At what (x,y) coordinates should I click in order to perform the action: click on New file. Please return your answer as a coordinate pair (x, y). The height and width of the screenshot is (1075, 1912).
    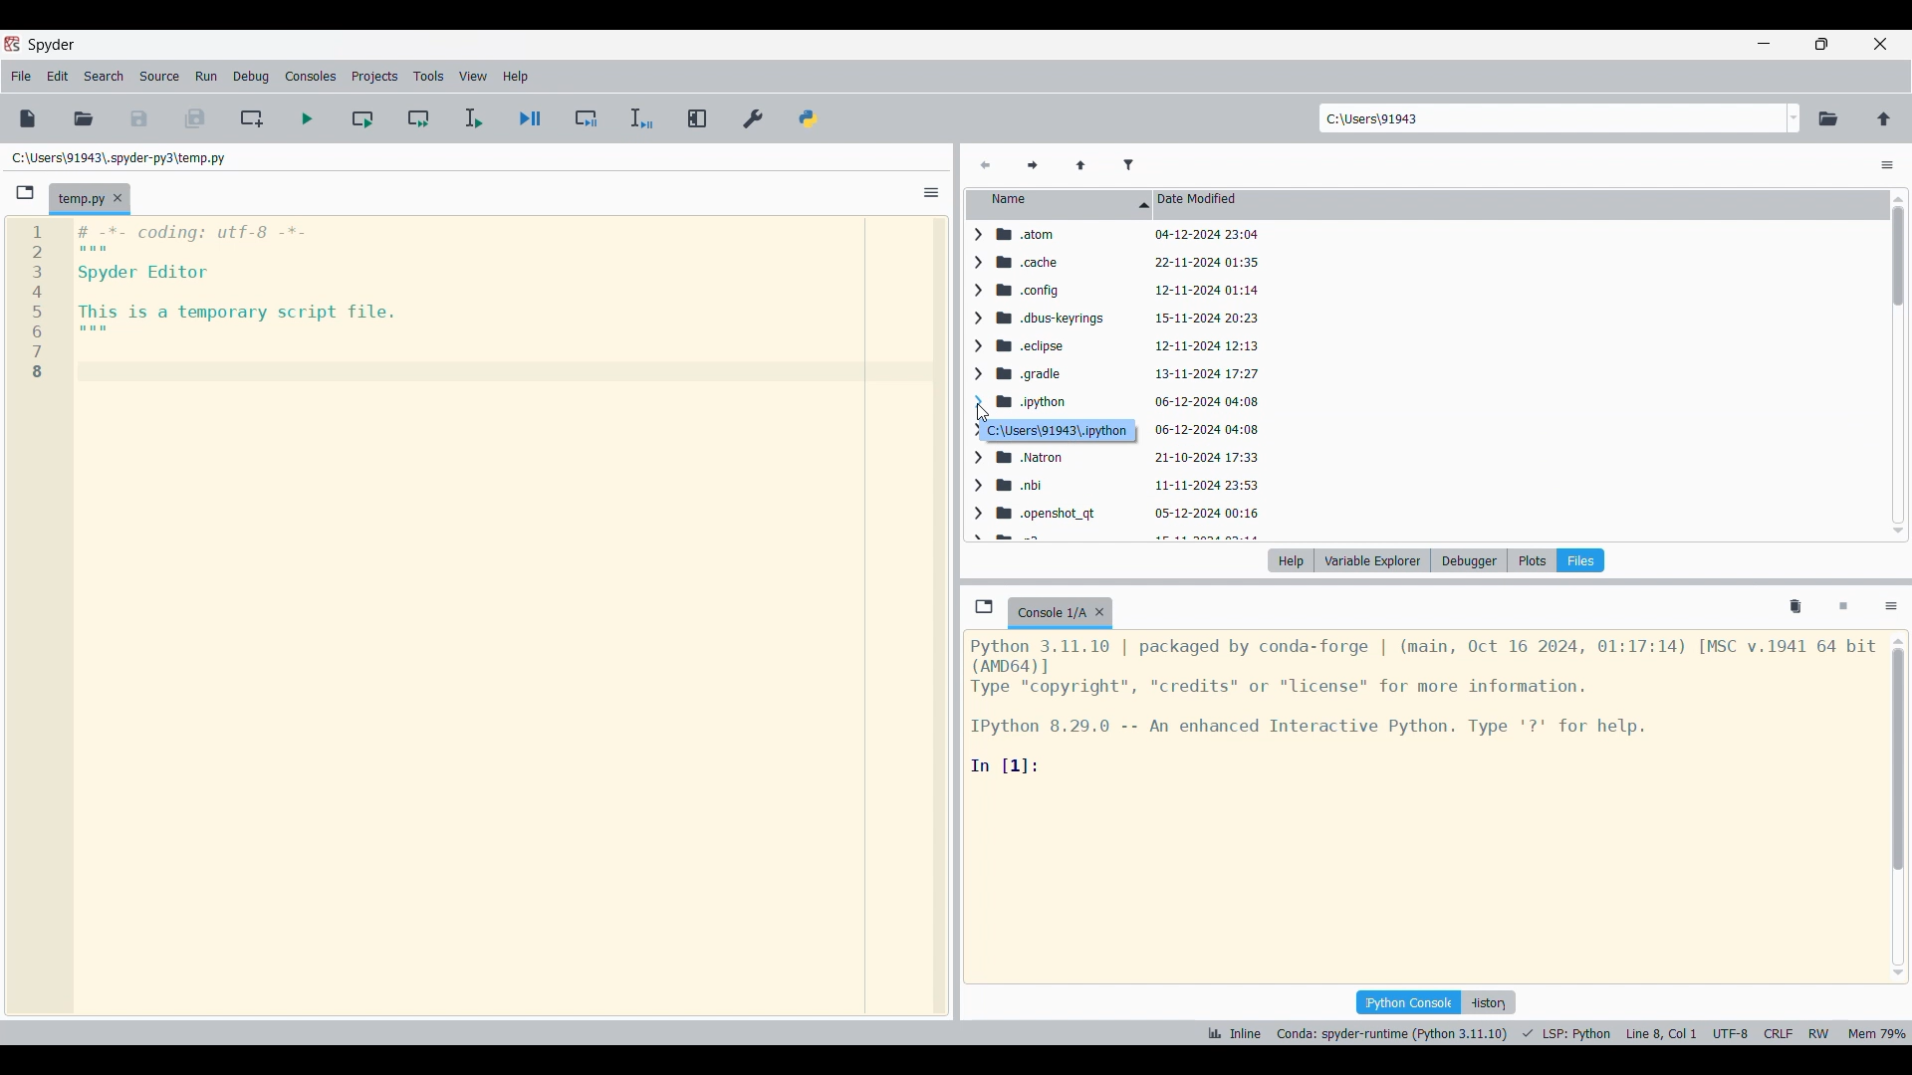
    Looking at the image, I should click on (28, 118).